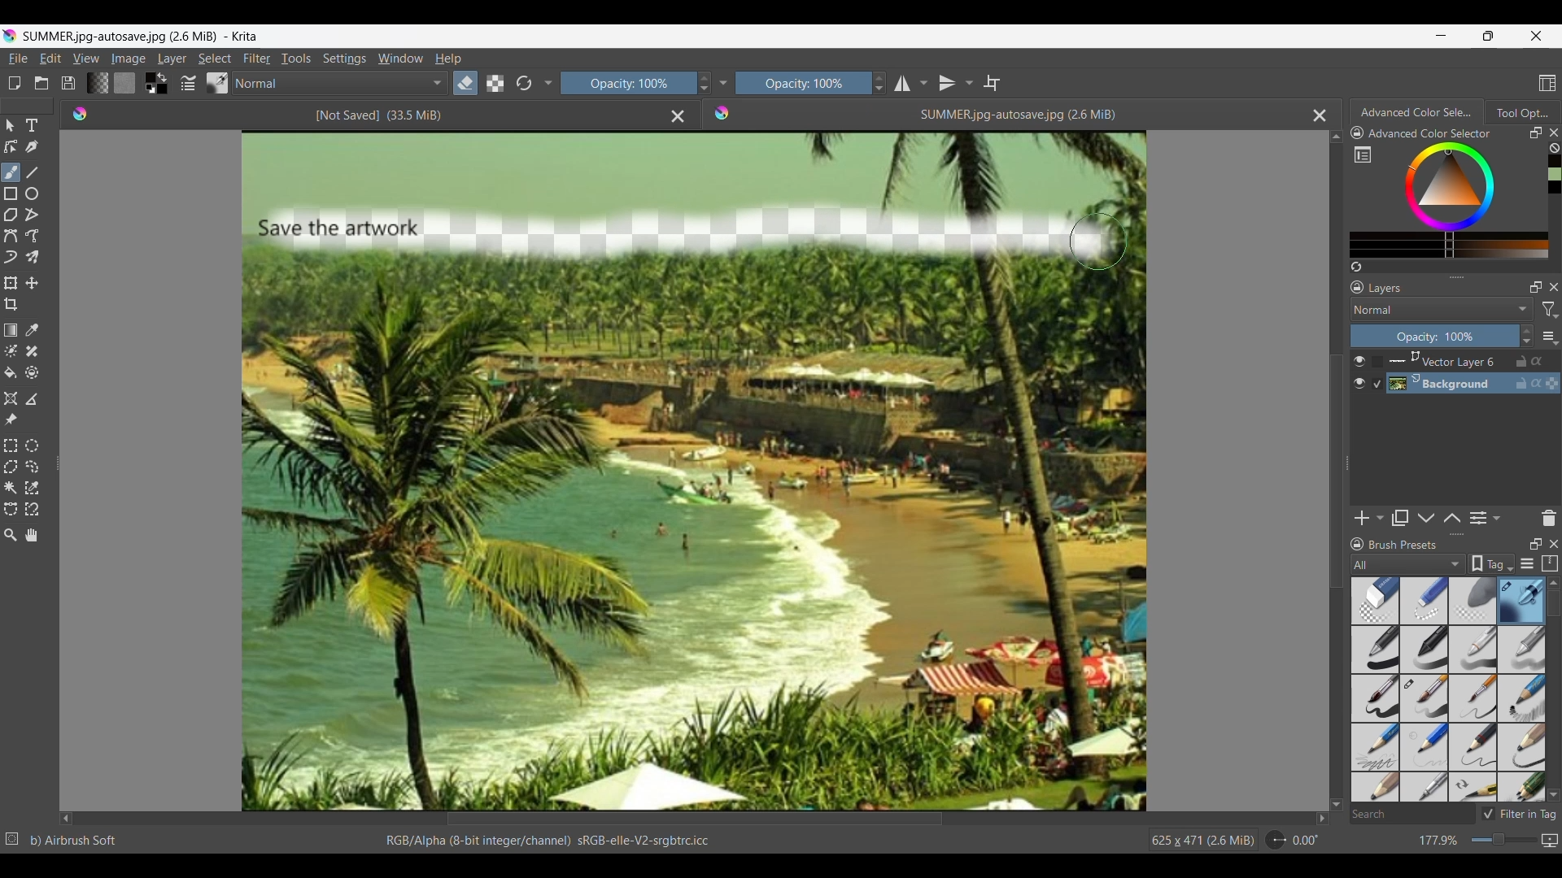 The image size is (1562, 878). What do you see at coordinates (626, 84) in the screenshot?
I see `Opacity 100%` at bounding box center [626, 84].